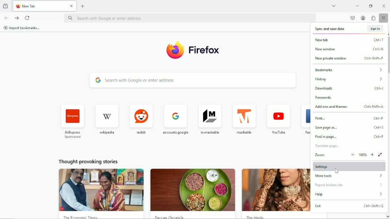  I want to click on new tab, so click(83, 5).